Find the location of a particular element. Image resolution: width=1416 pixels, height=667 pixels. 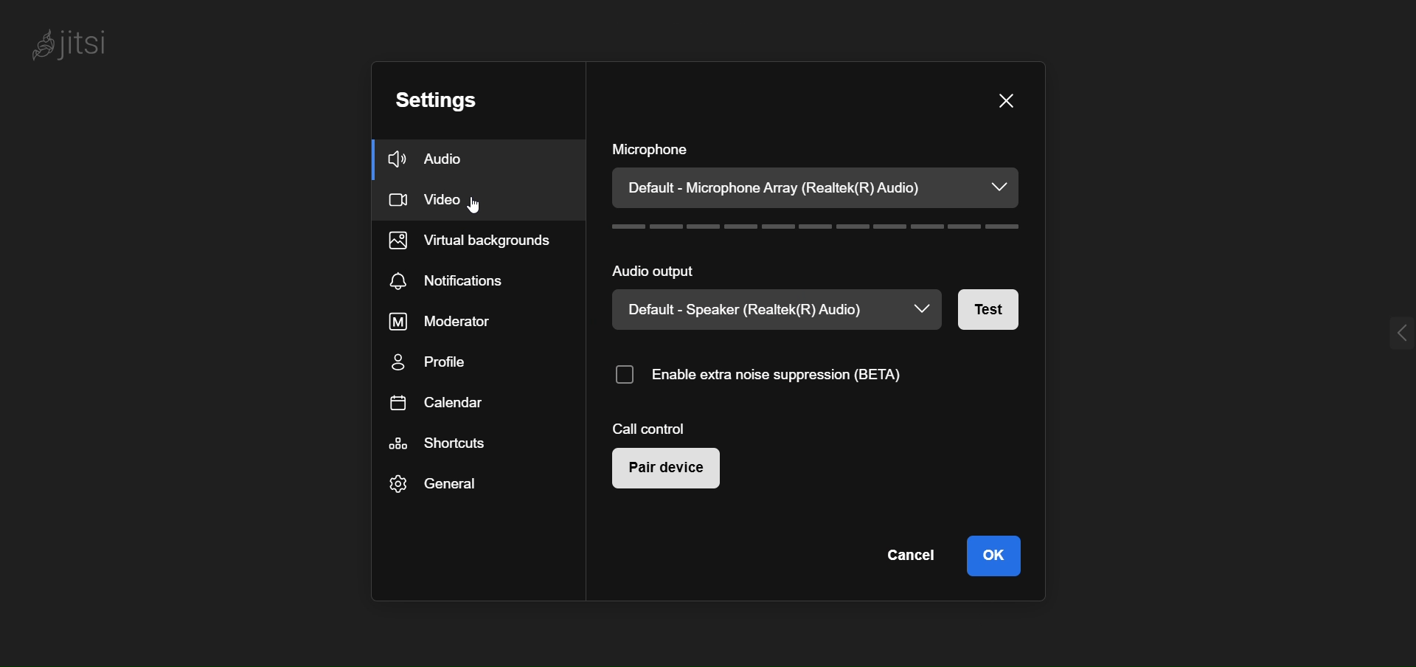

enable noise suppression is located at coordinates (760, 375).